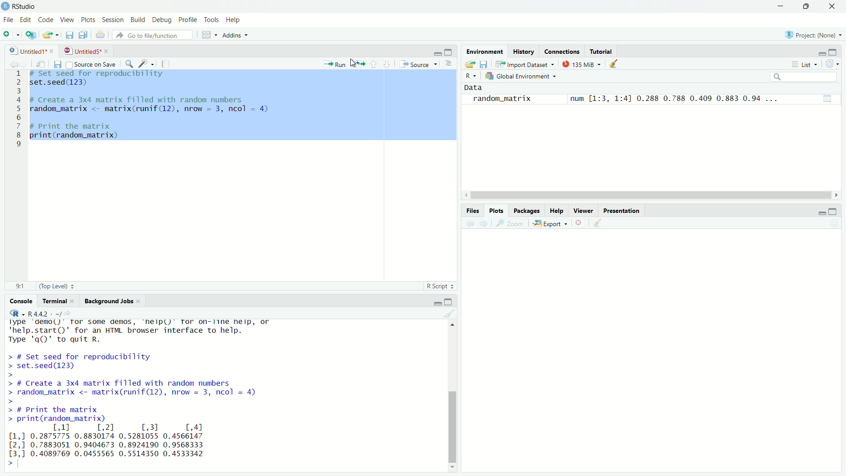 Image resolution: width=846 pixels, height=476 pixels. Describe the element at coordinates (801, 79) in the screenshot. I see `search` at that location.